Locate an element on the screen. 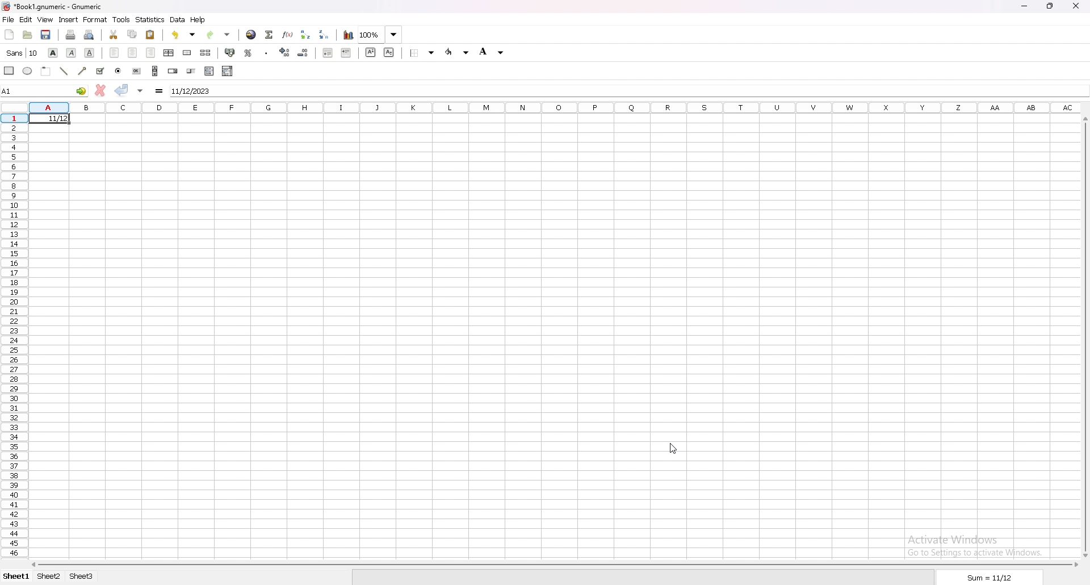 This screenshot has width=1090, height=585. save is located at coordinates (45, 35).